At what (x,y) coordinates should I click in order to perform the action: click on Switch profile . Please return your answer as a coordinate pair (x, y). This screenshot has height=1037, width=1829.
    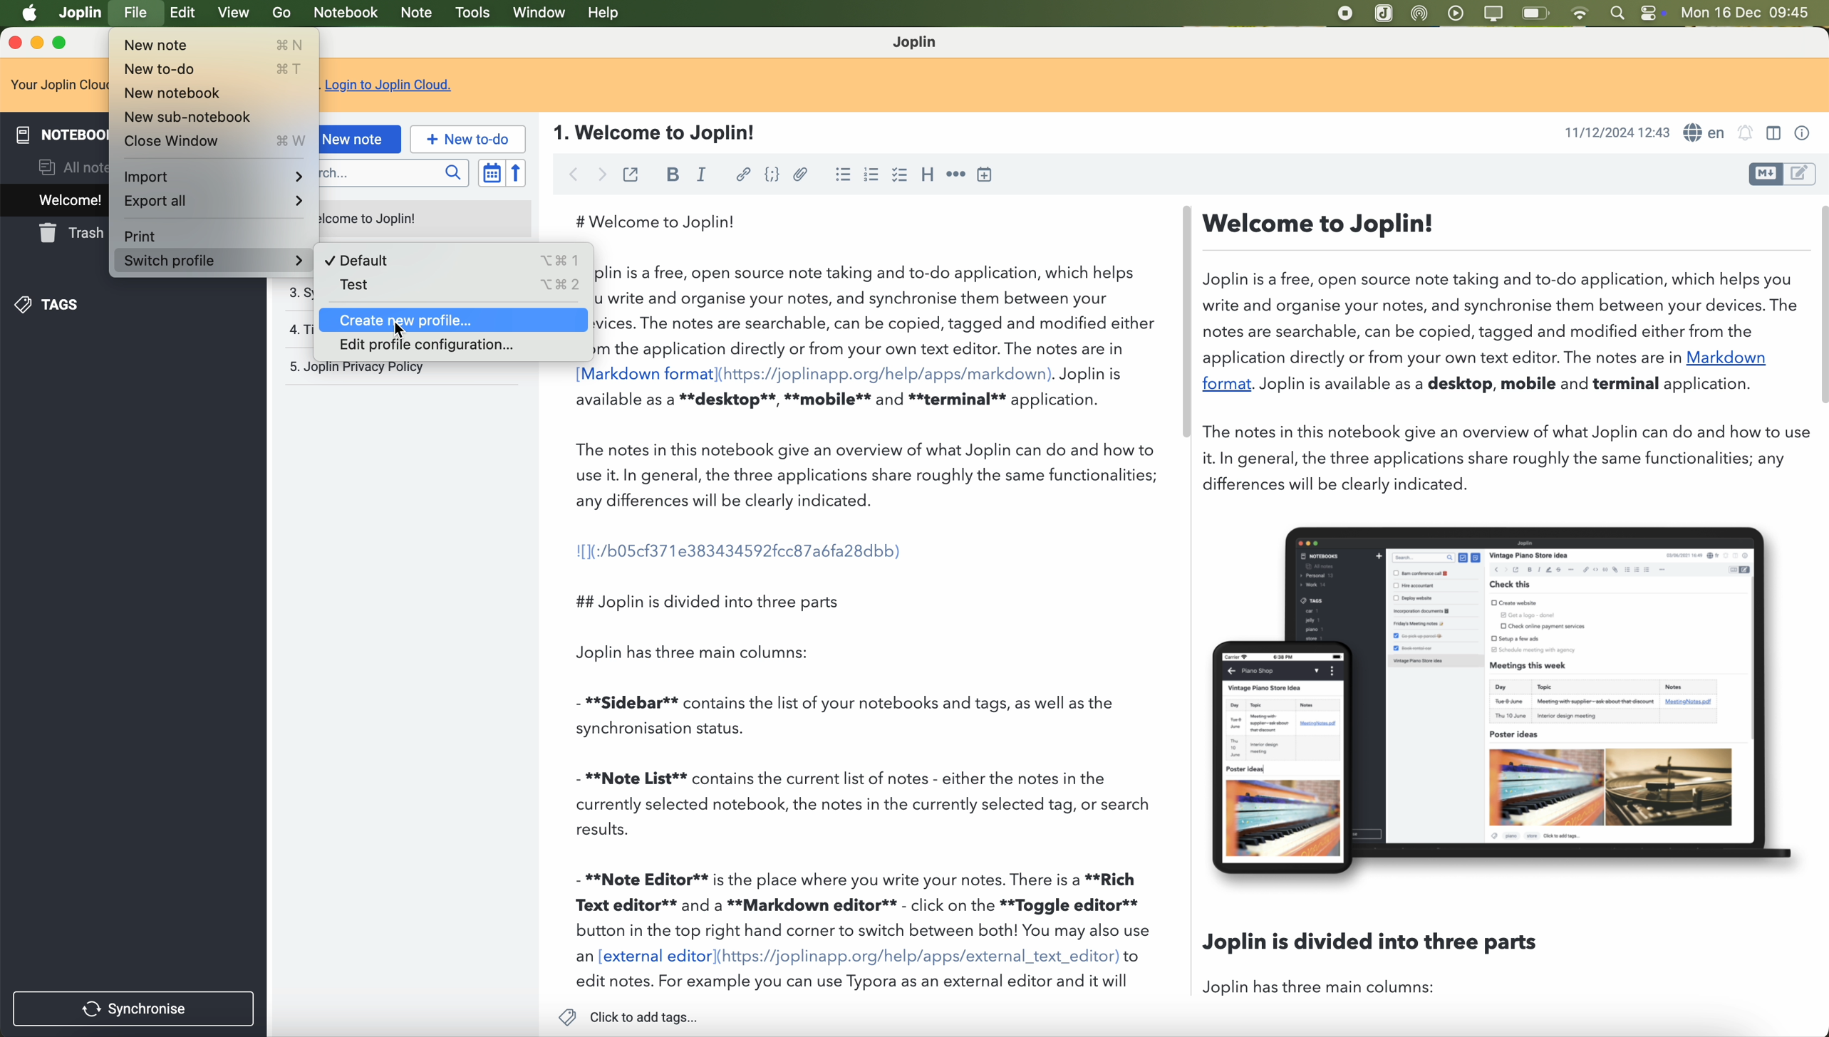
    Looking at the image, I should click on (214, 259).